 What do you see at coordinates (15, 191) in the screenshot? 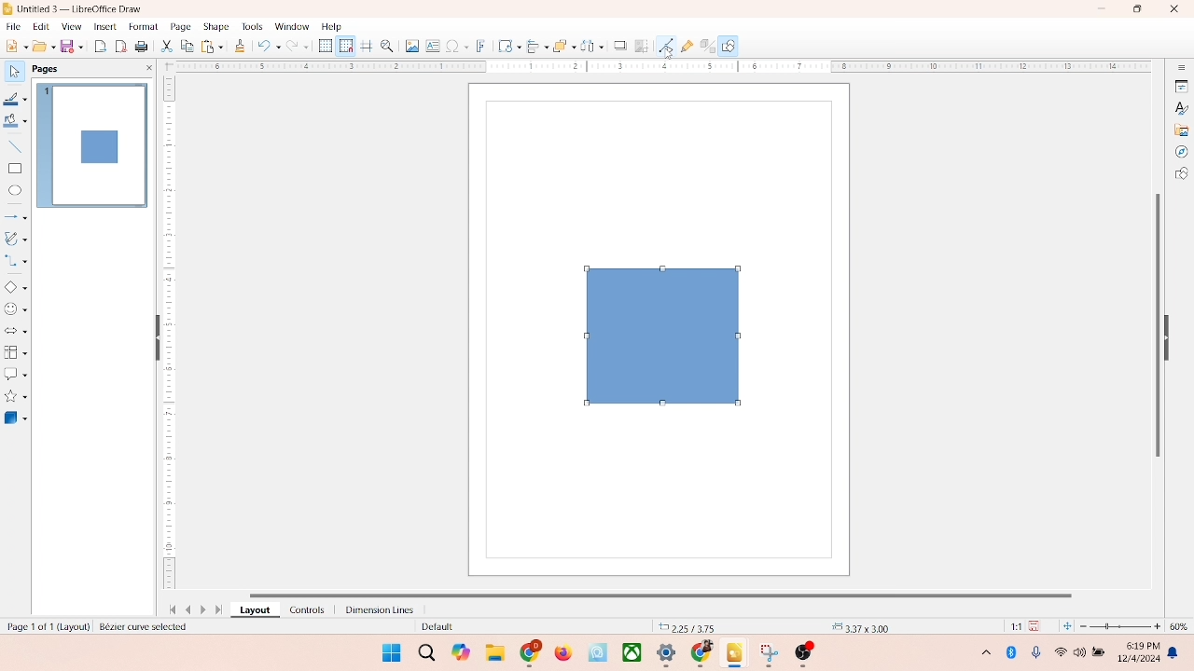
I see `ellipse` at bounding box center [15, 191].